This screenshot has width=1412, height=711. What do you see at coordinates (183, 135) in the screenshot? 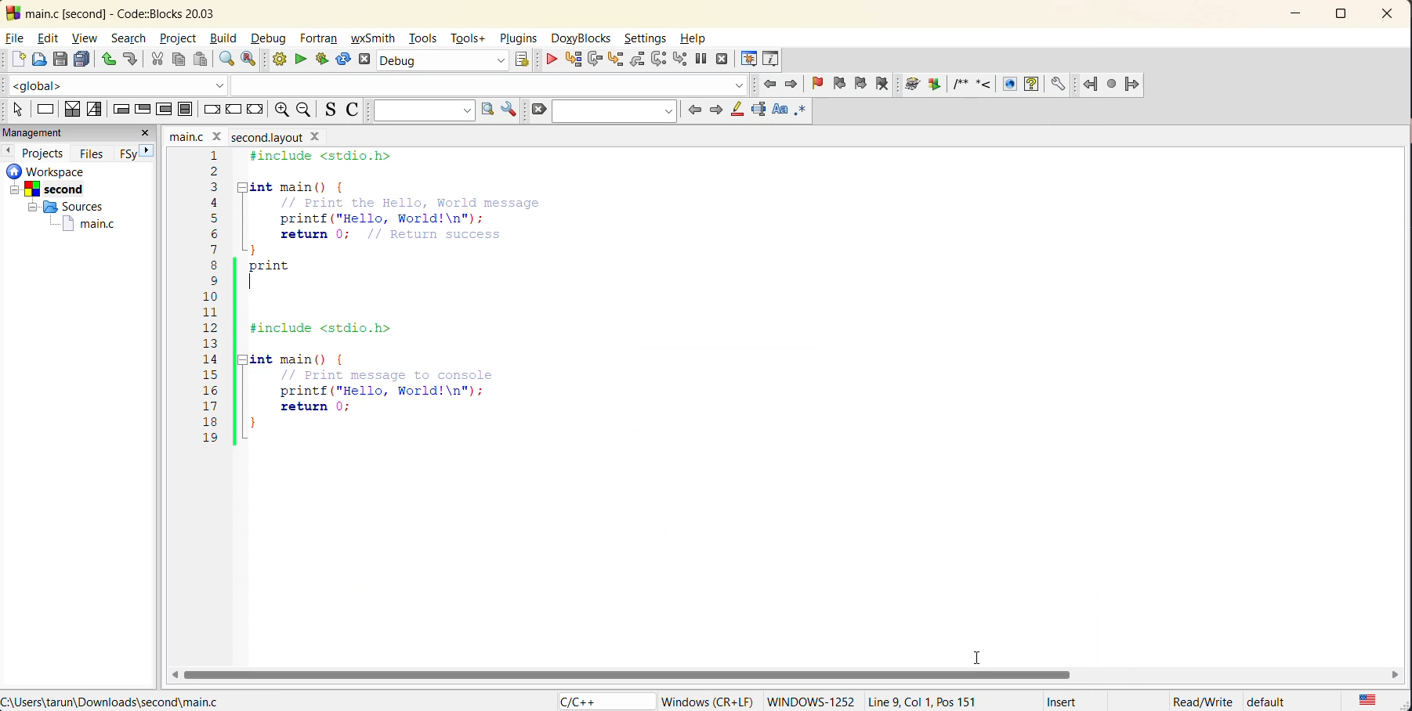
I see `main` at bounding box center [183, 135].